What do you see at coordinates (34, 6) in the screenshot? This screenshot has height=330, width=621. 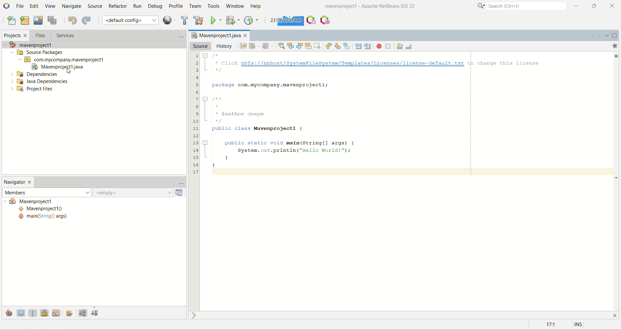 I see `edit` at bounding box center [34, 6].